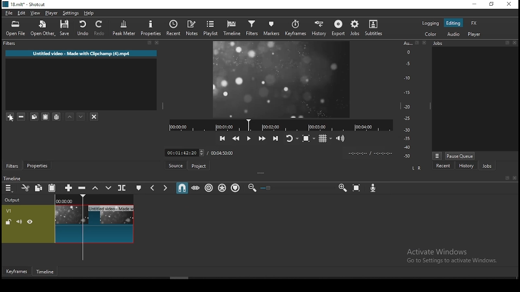  I want to click on Frame Time, so click(184, 152).